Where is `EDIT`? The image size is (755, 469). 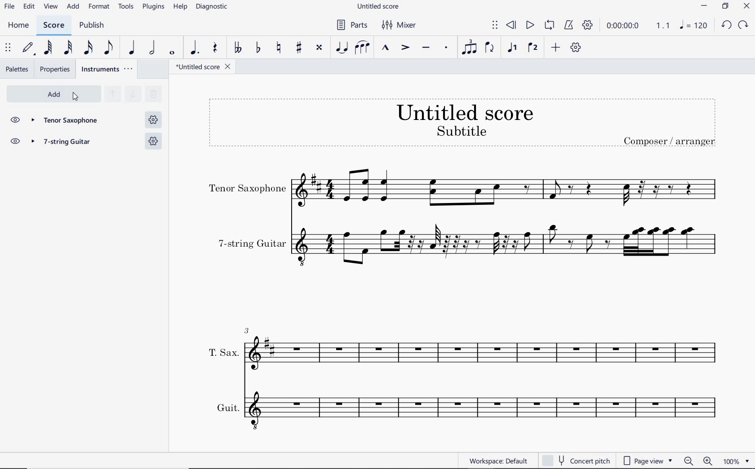 EDIT is located at coordinates (29, 7).